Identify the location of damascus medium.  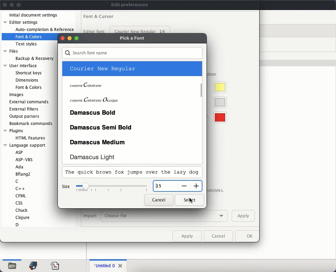
(132, 141).